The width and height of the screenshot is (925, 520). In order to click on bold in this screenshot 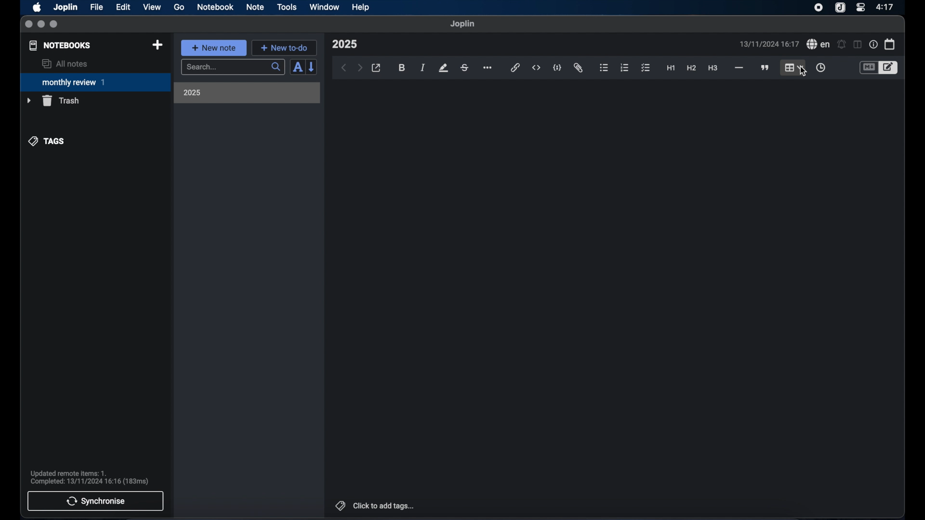, I will do `click(403, 68)`.